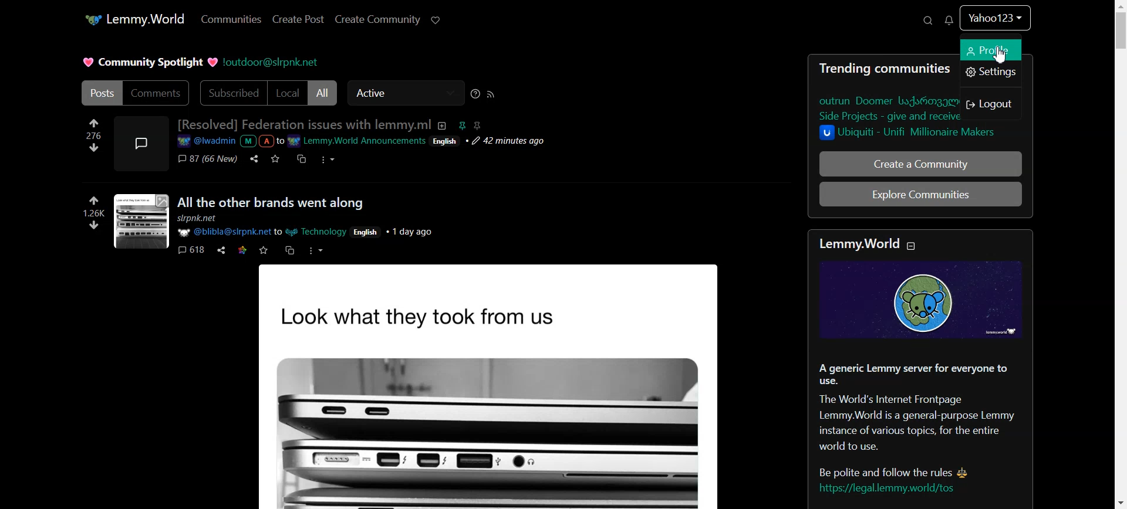 This screenshot has width=1127, height=509. I want to click on link, so click(242, 250).